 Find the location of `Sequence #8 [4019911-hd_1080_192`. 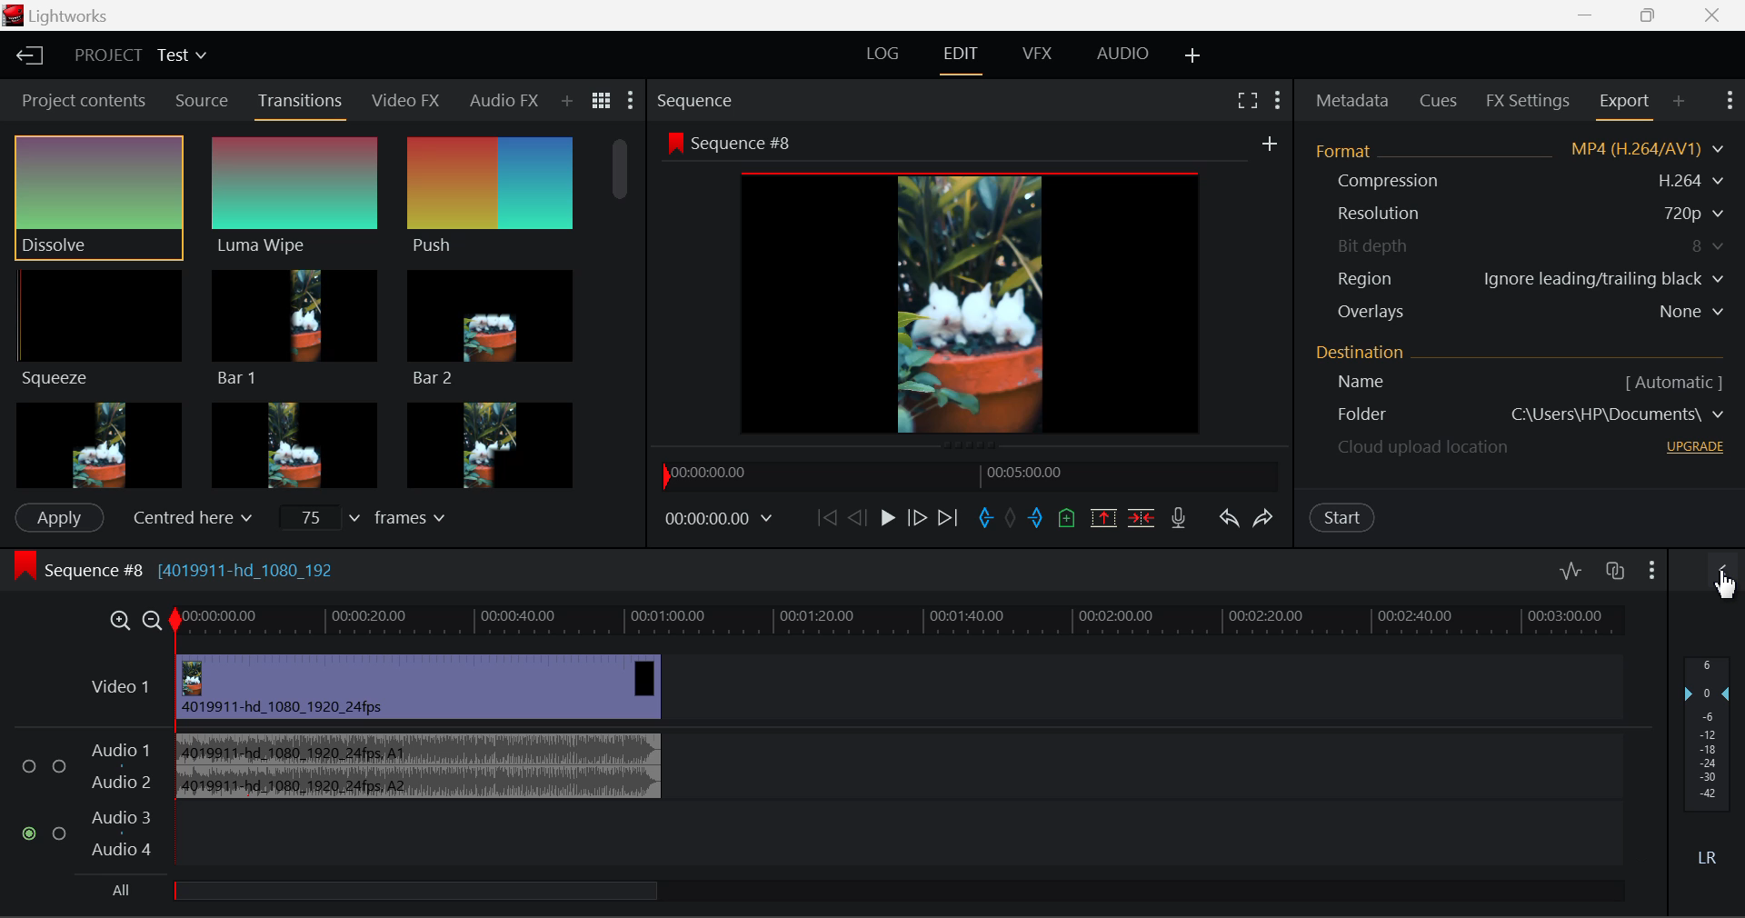

Sequence #8 [4019911-hd_1080_192 is located at coordinates (173, 569).